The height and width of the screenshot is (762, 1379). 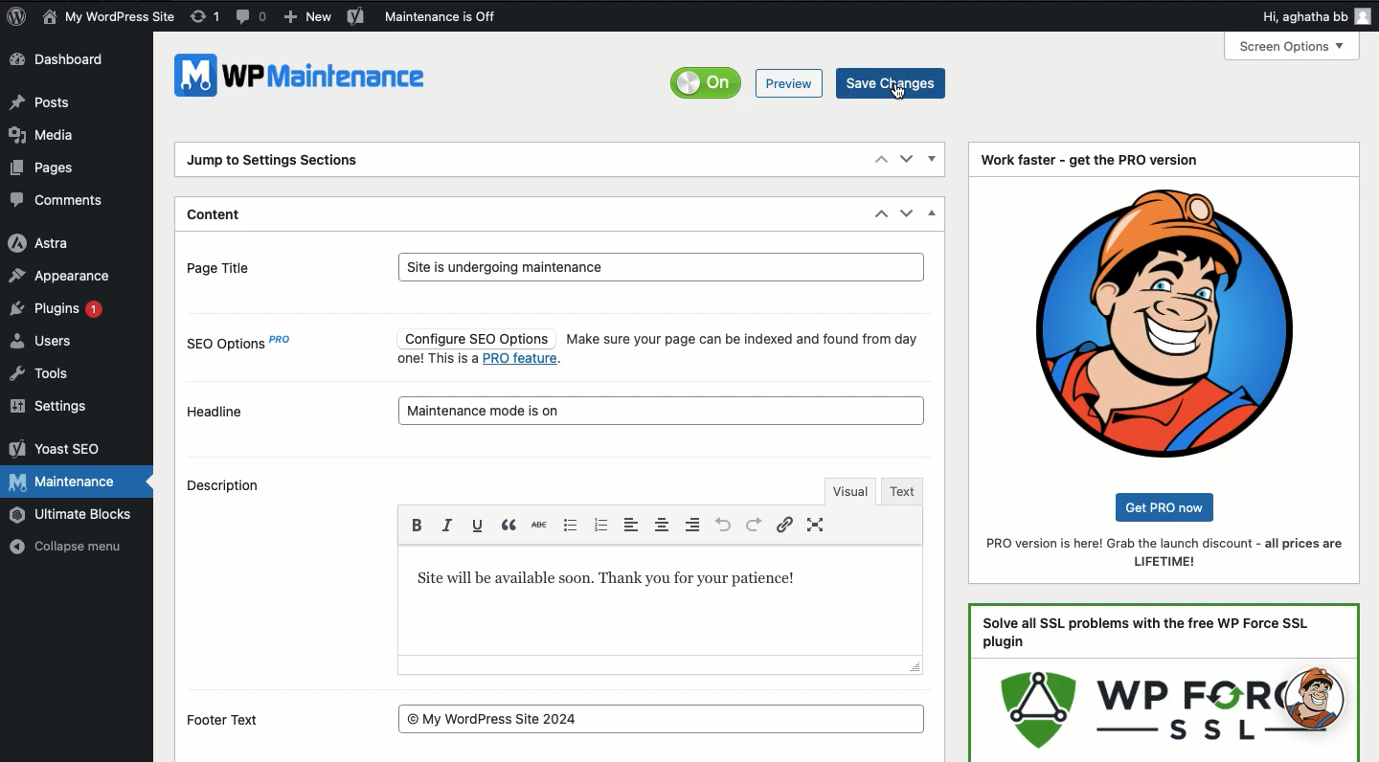 What do you see at coordinates (110, 16) in the screenshot?
I see `Name` at bounding box center [110, 16].